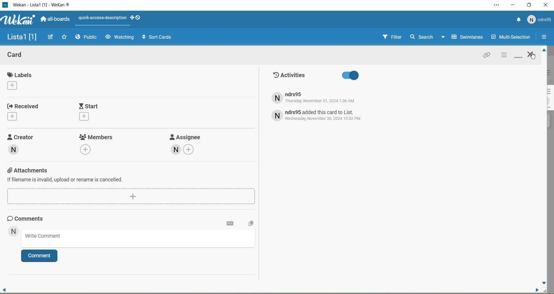  Describe the element at coordinates (27, 148) in the screenshot. I see `Creator` at that location.